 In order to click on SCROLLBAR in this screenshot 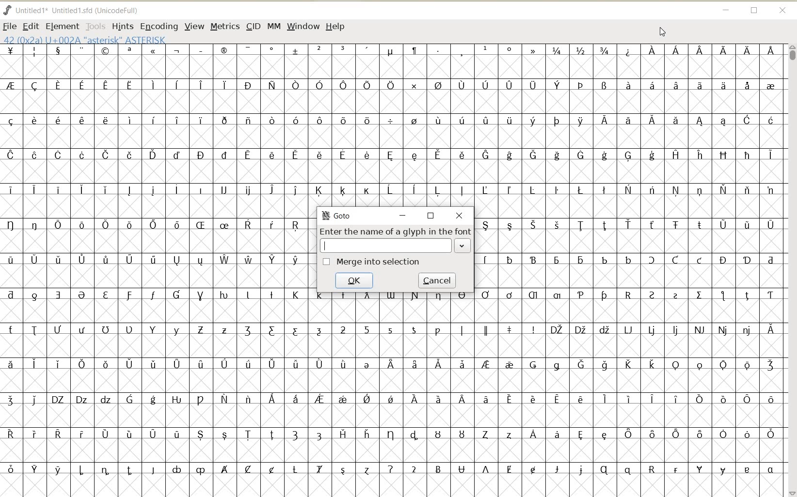, I will do `click(791, 270)`.